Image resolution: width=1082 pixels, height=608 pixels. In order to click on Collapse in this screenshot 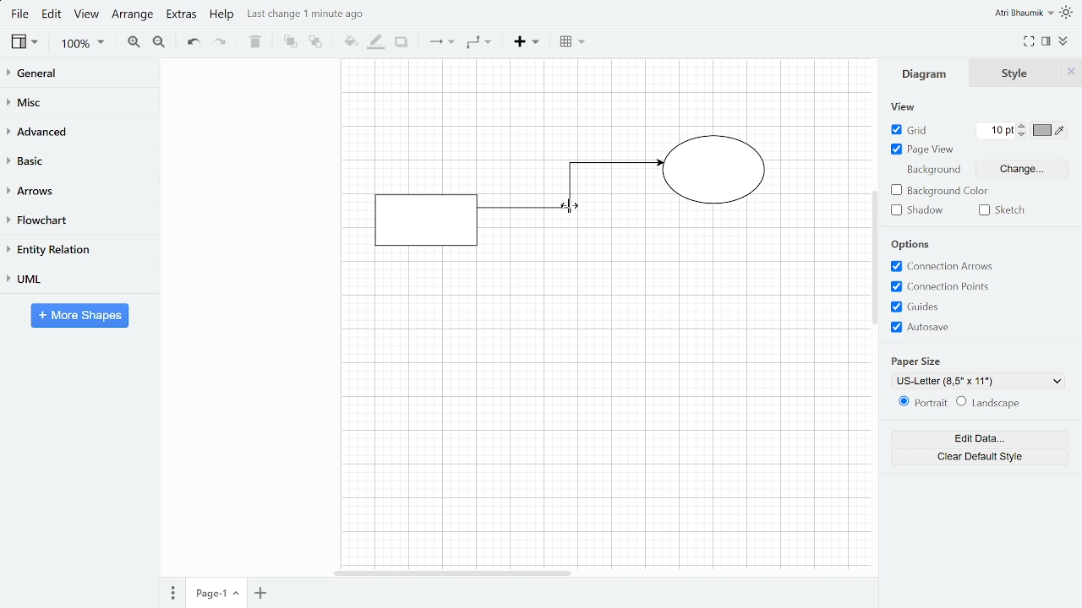, I will do `click(1063, 41)`.